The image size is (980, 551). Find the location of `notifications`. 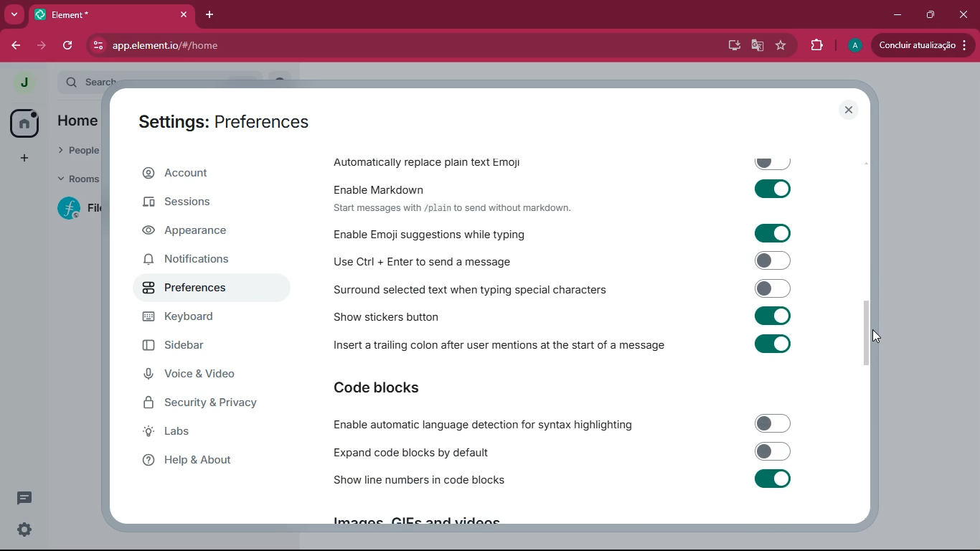

notifications is located at coordinates (203, 261).